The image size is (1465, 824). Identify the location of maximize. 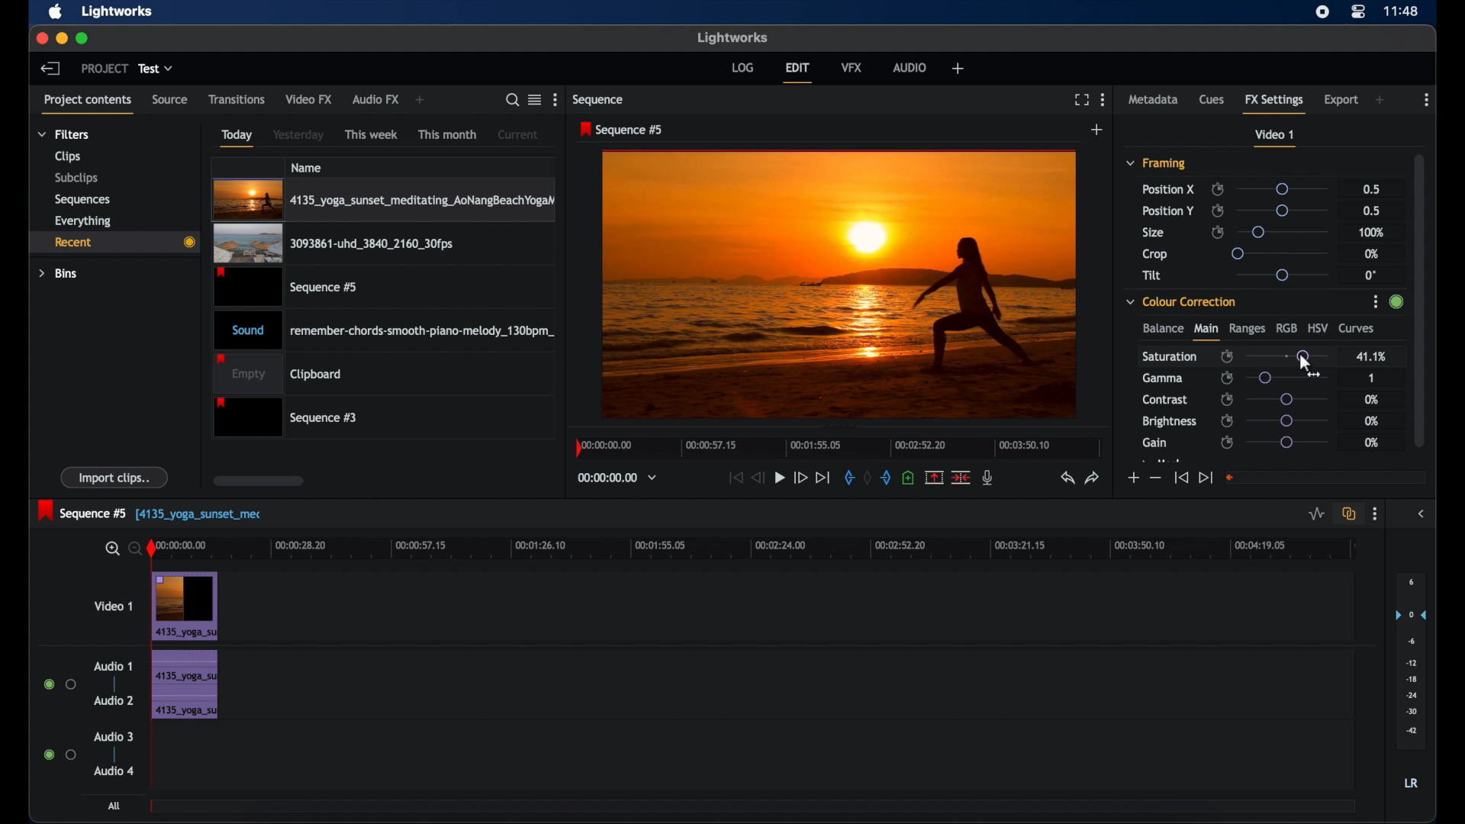
(82, 38).